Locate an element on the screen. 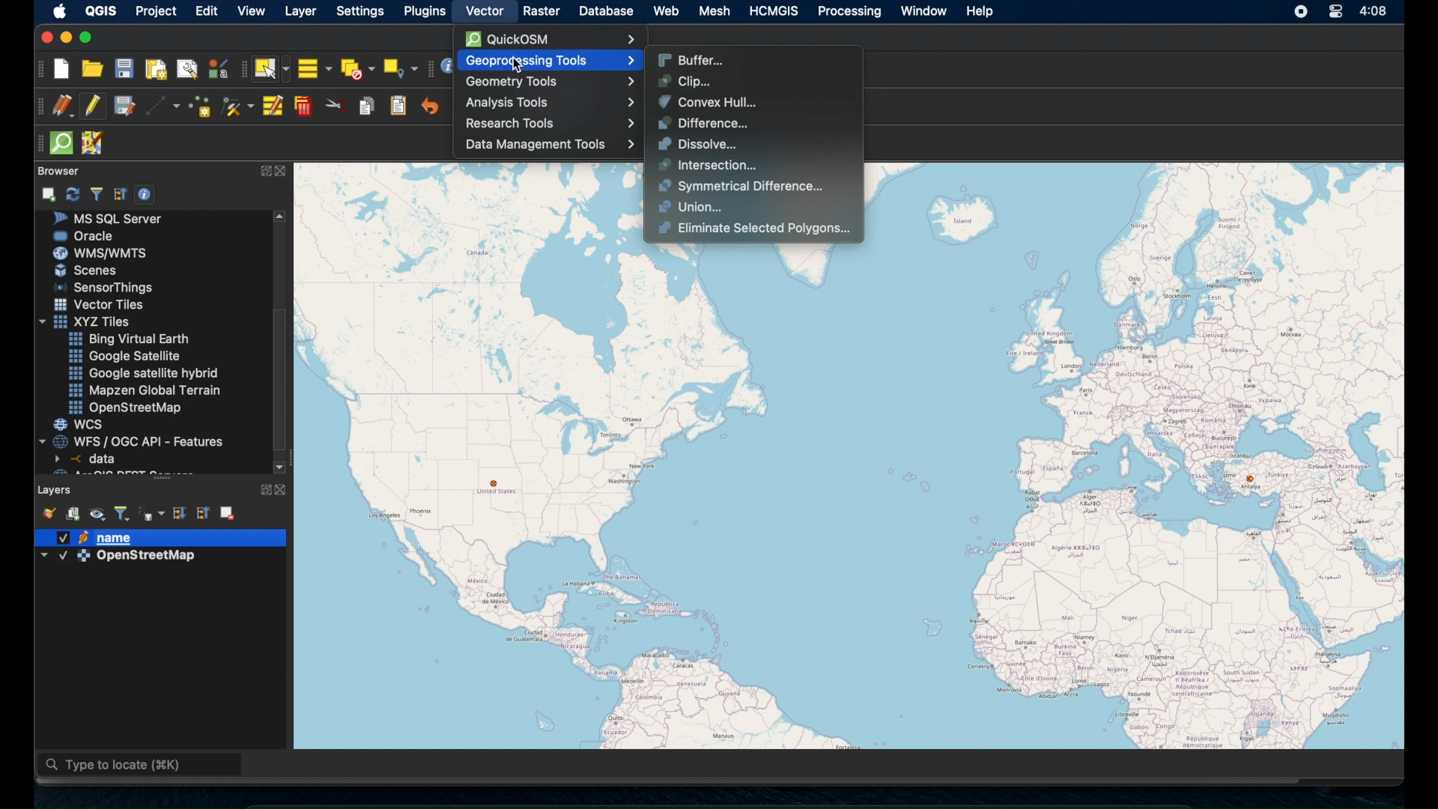 Image resolution: width=1438 pixels, height=809 pixels. ms sql server is located at coordinates (114, 218).